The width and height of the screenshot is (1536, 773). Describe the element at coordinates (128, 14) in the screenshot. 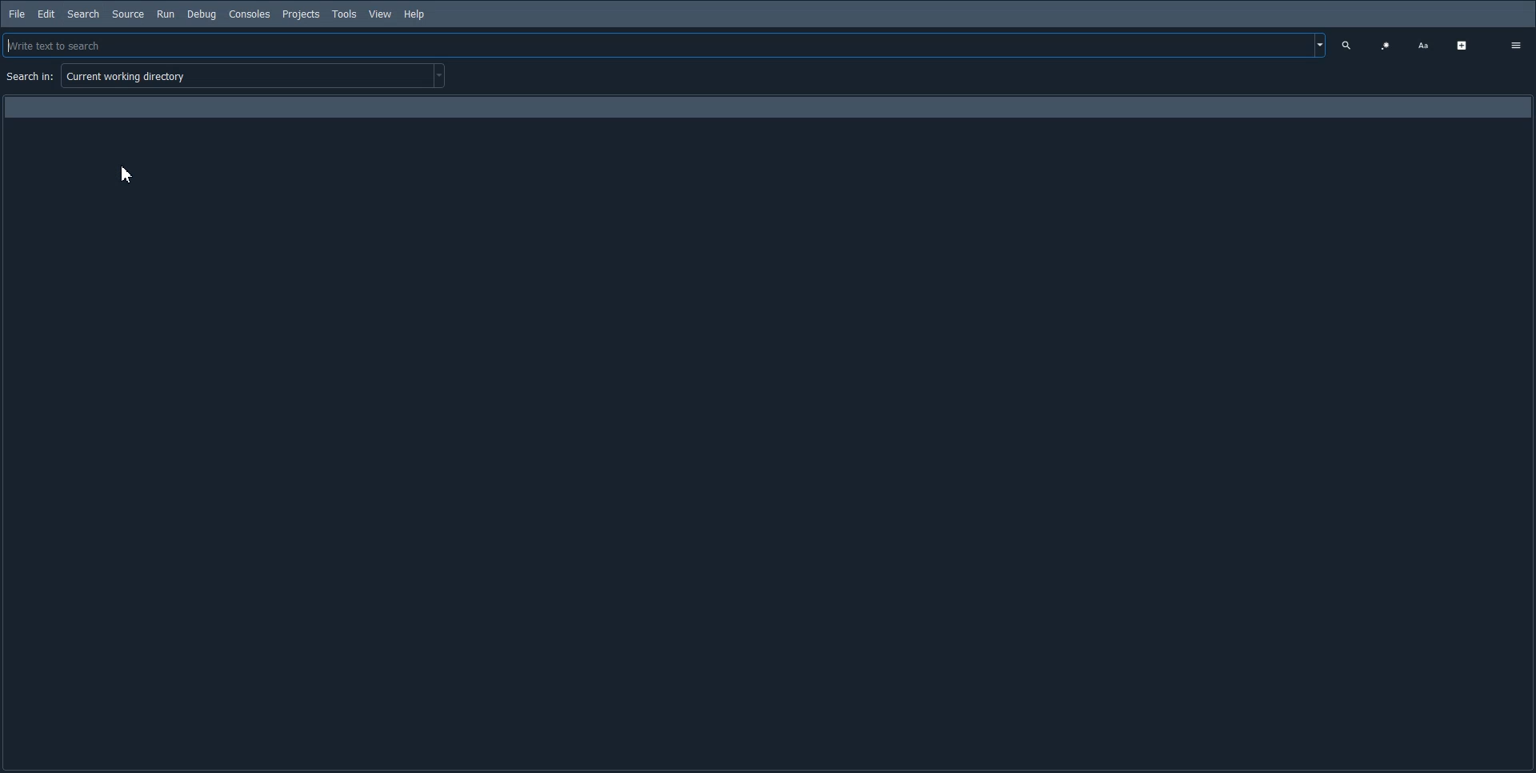

I see `Source` at that location.